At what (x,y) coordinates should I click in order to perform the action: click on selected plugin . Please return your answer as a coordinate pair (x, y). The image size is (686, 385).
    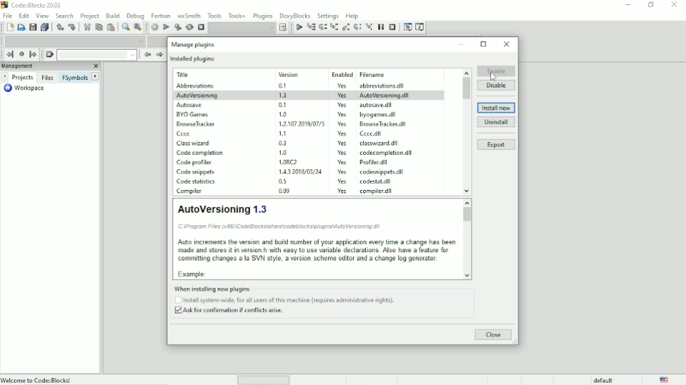
    Looking at the image, I should click on (309, 95).